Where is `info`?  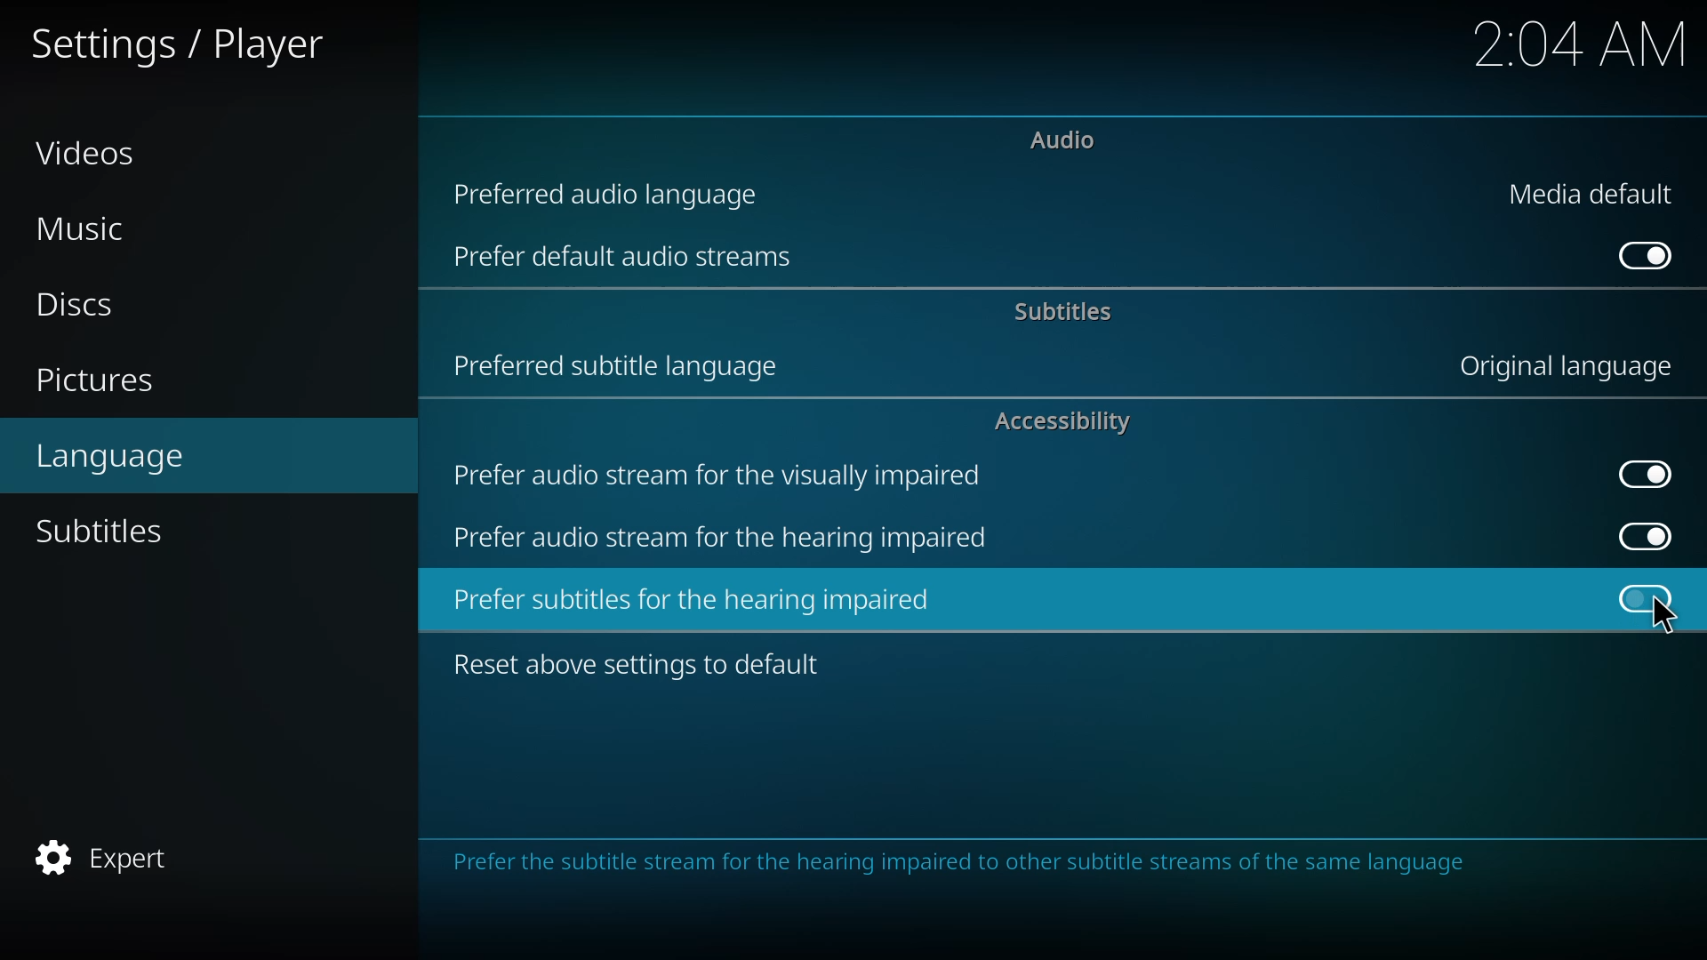 info is located at coordinates (967, 865).